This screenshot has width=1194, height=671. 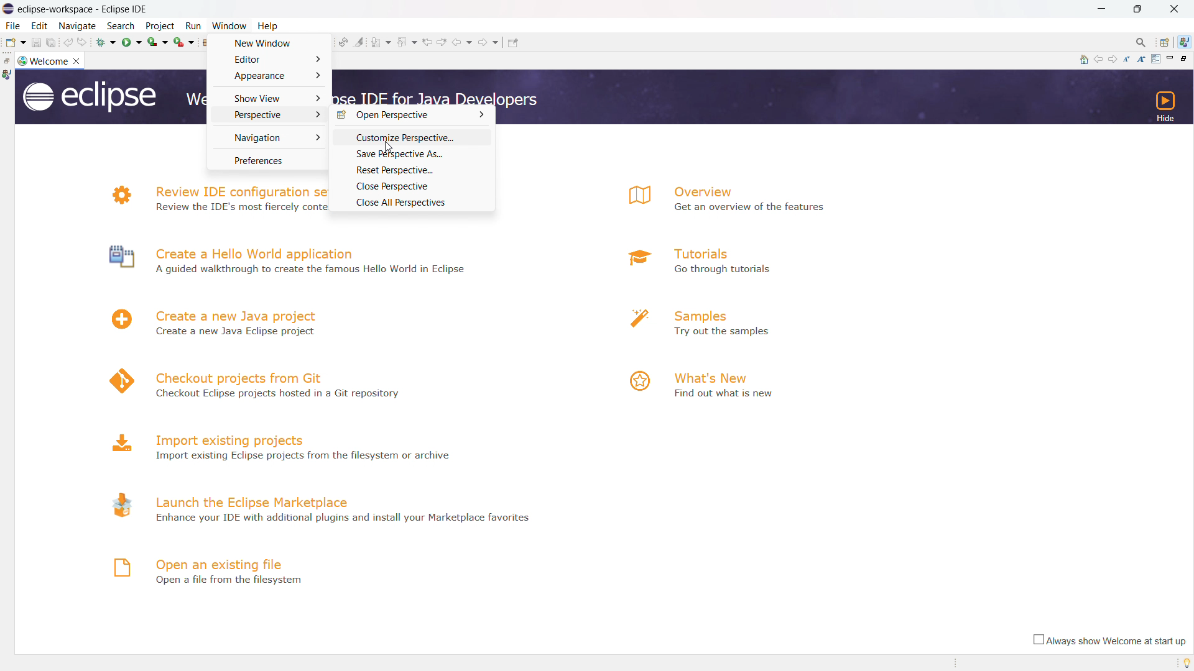 What do you see at coordinates (88, 97) in the screenshot?
I see `logo` at bounding box center [88, 97].